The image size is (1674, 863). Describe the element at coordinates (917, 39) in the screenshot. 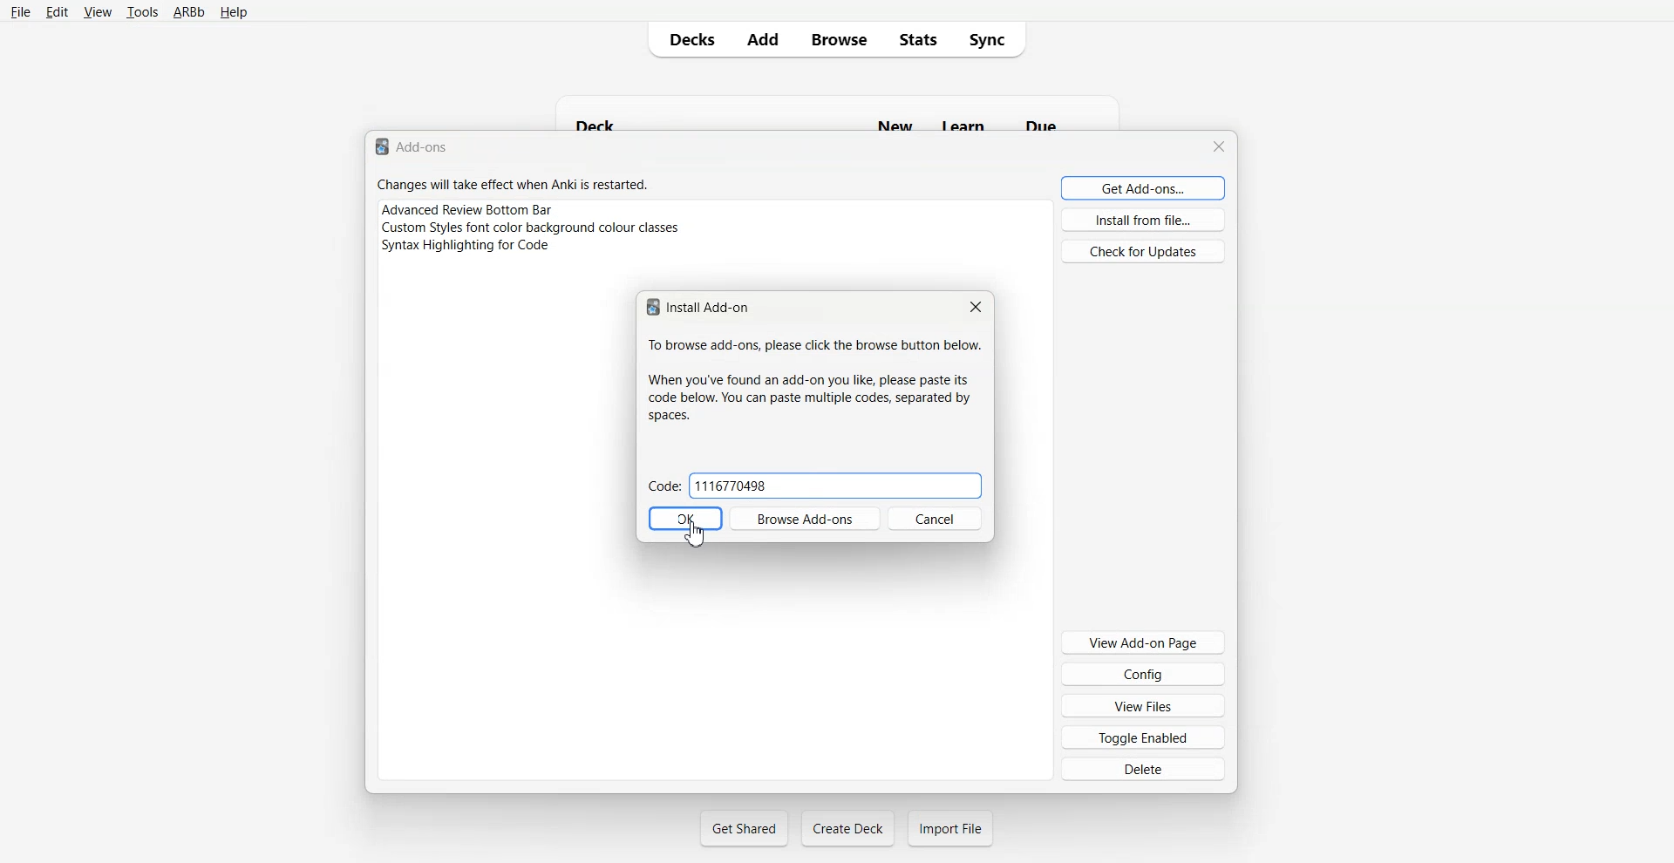

I see `Stats` at that location.